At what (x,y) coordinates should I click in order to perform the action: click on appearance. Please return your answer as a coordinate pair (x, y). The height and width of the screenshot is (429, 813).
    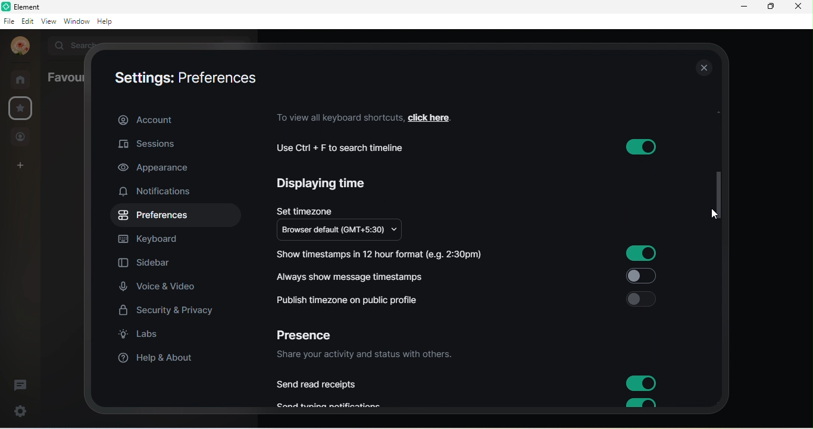
    Looking at the image, I should click on (157, 169).